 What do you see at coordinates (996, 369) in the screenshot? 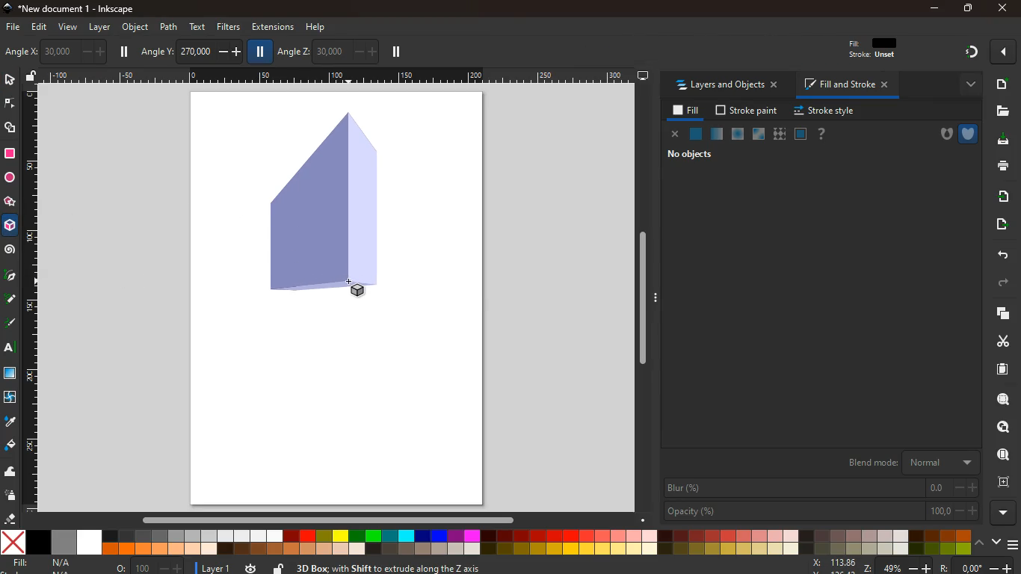
I see `paper` at bounding box center [996, 369].